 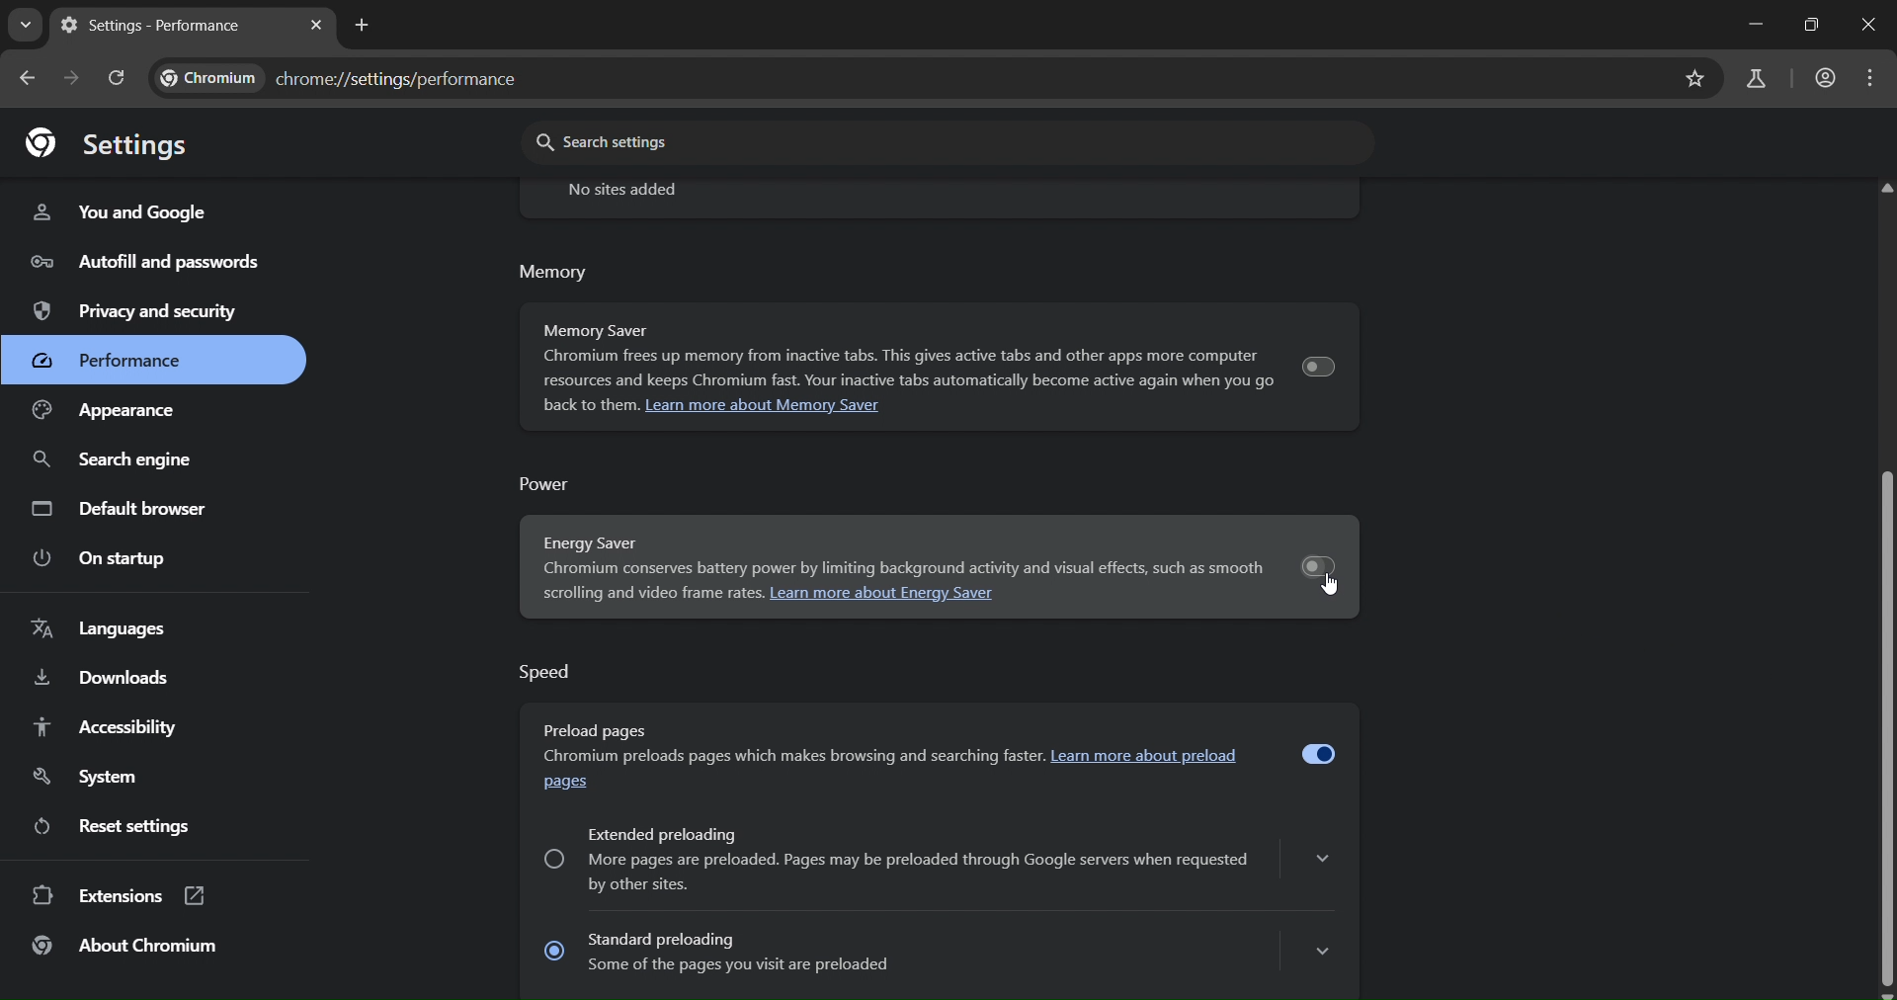 I want to click on toggle preload, so click(x=1324, y=752).